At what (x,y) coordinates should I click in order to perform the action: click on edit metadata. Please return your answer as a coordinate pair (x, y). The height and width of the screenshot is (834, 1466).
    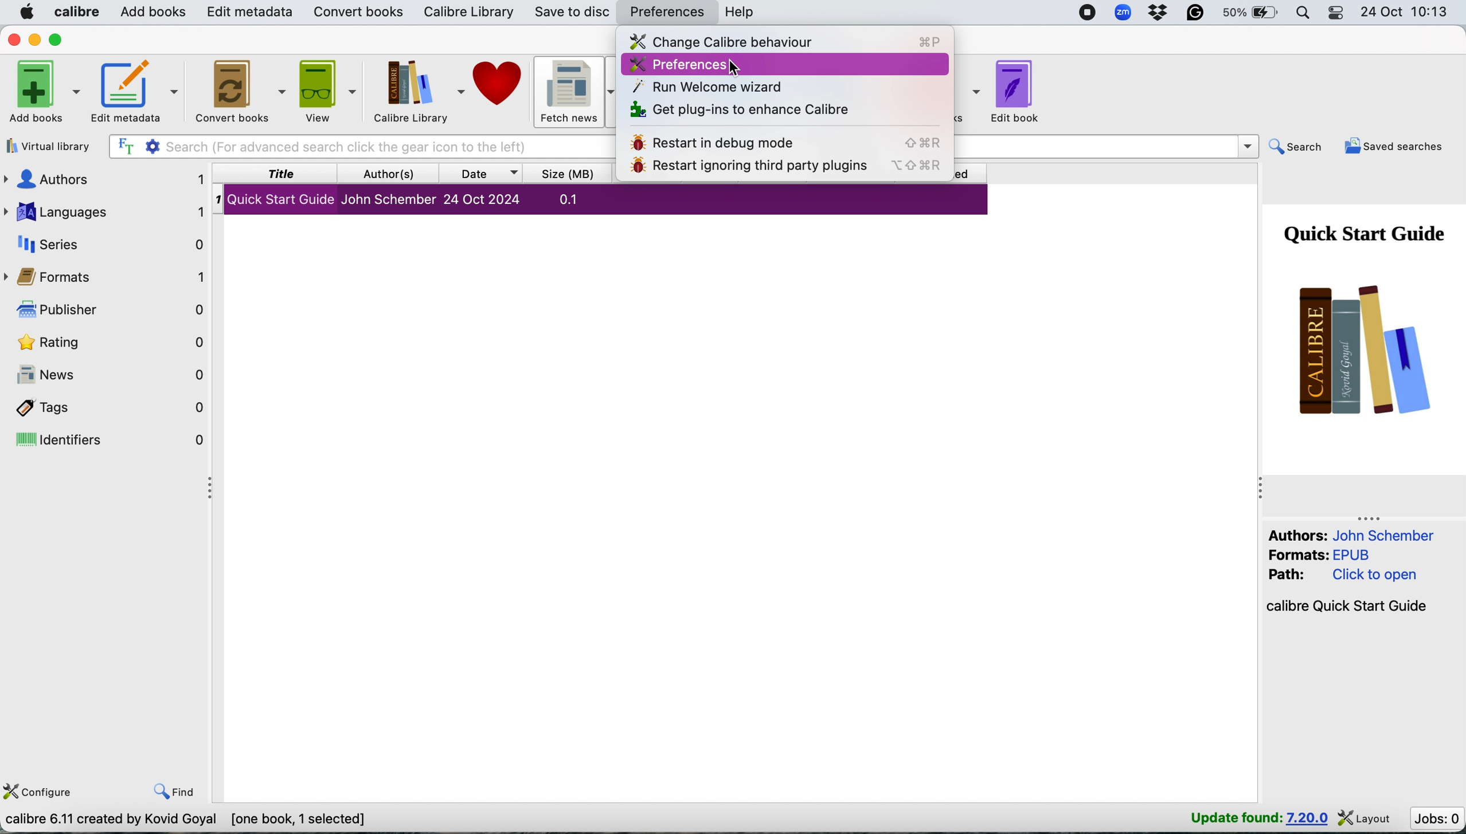
    Looking at the image, I should click on (134, 92).